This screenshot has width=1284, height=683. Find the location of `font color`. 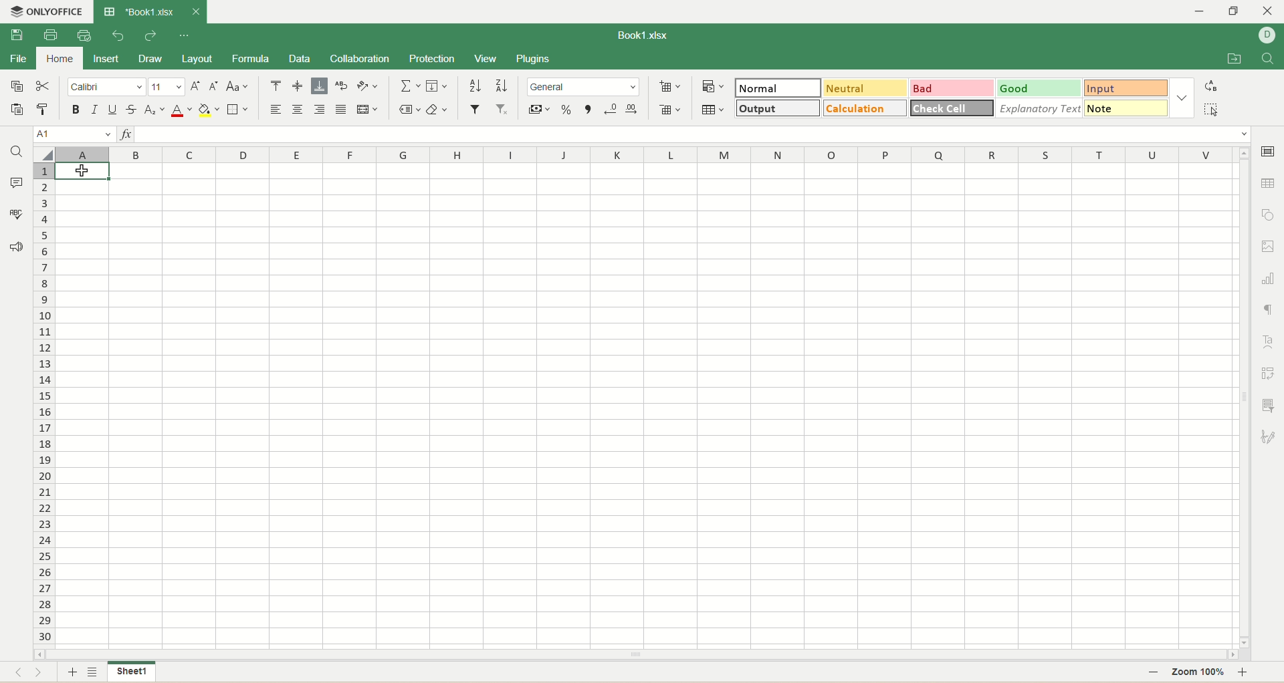

font color is located at coordinates (181, 111).